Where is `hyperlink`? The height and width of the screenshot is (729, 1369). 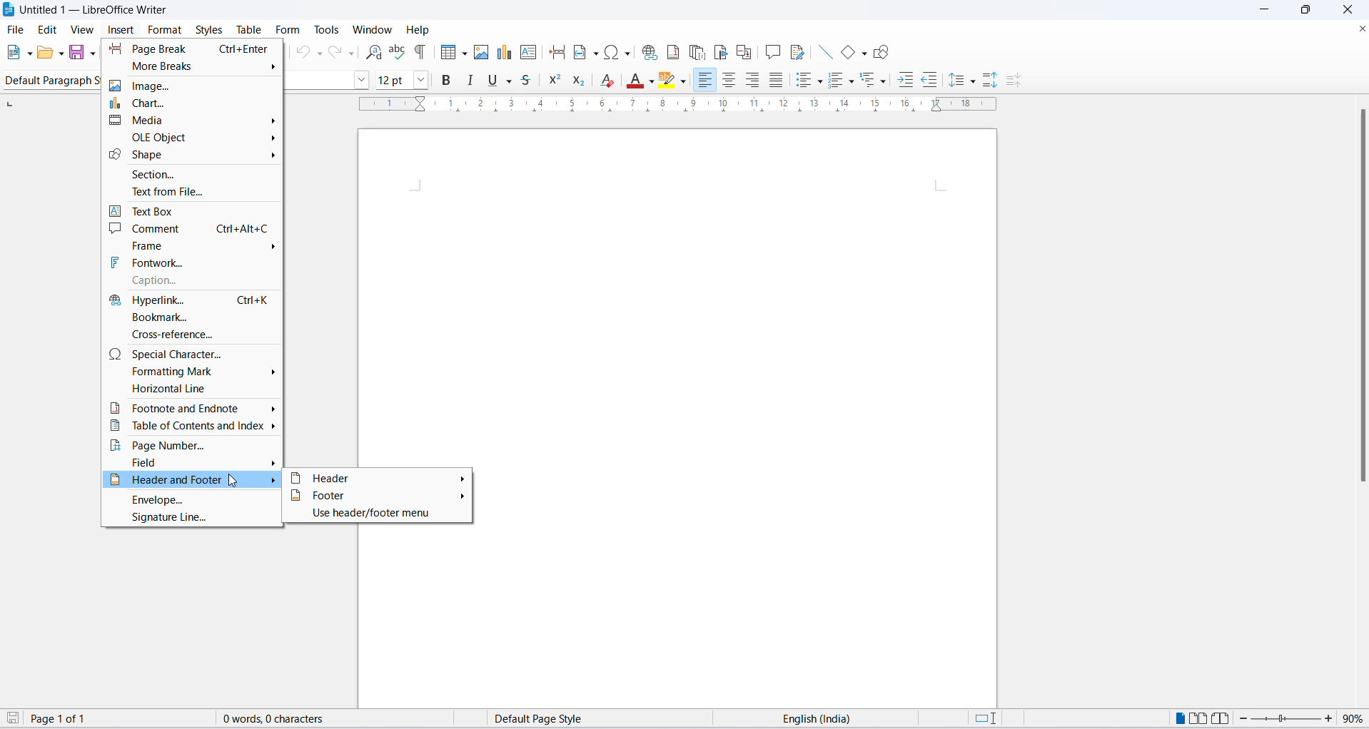 hyperlink is located at coordinates (188, 298).